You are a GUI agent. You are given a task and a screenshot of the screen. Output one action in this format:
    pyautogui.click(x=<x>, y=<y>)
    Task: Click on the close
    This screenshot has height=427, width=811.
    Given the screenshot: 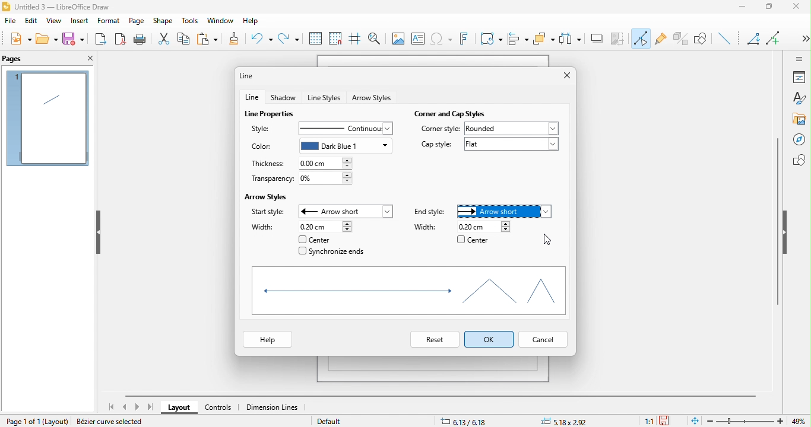 What is the action you would take?
    pyautogui.click(x=562, y=76)
    